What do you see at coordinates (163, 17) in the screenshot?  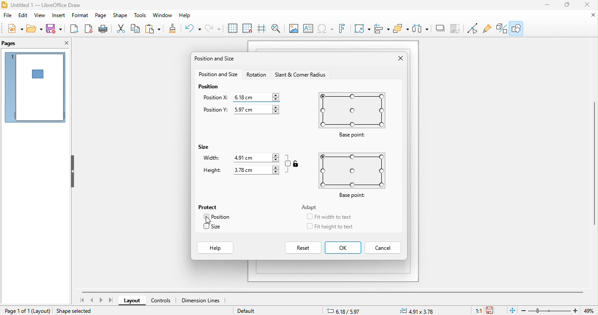 I see `window` at bounding box center [163, 17].